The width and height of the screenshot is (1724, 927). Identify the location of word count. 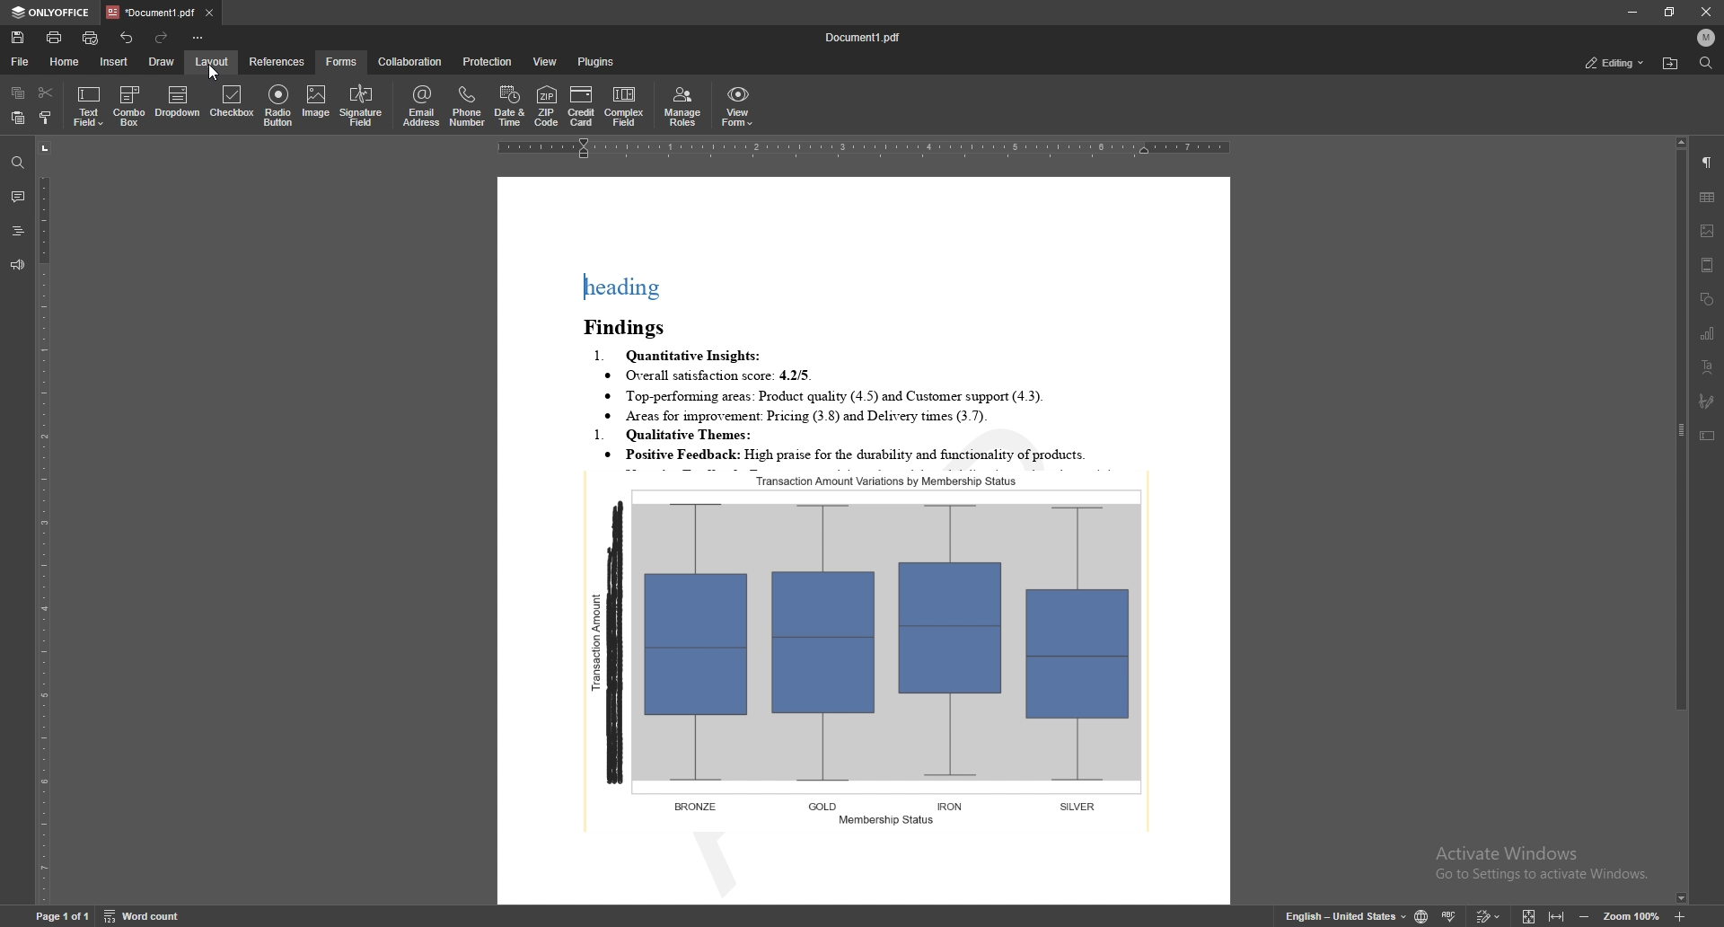
(144, 915).